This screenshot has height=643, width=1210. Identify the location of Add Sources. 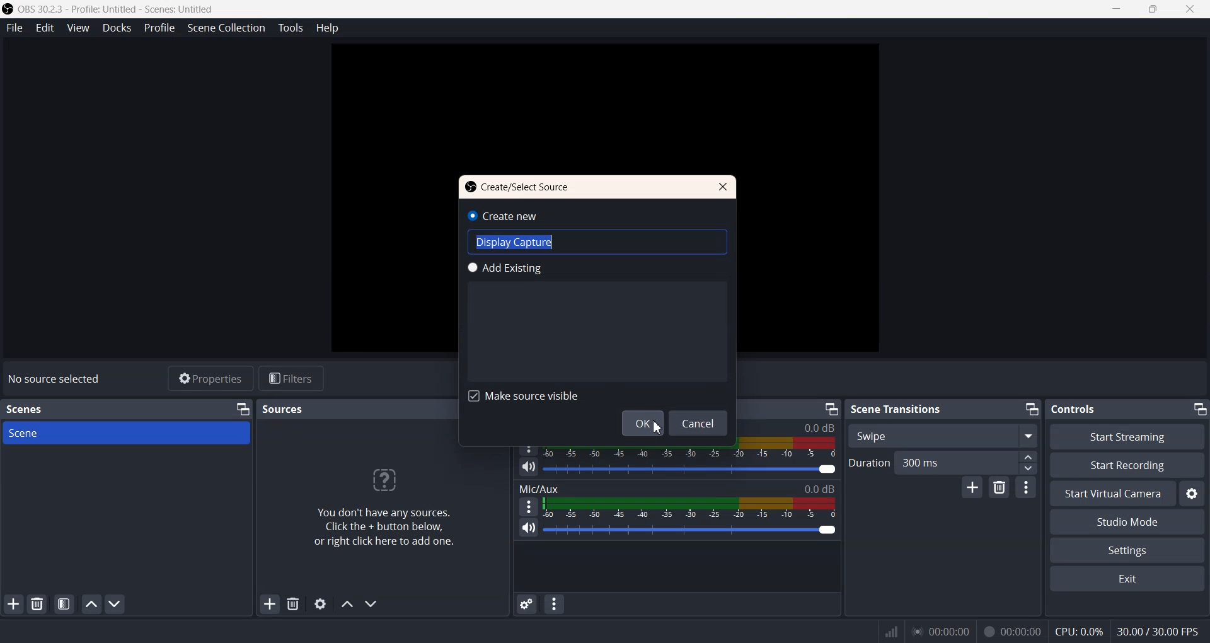
(270, 604).